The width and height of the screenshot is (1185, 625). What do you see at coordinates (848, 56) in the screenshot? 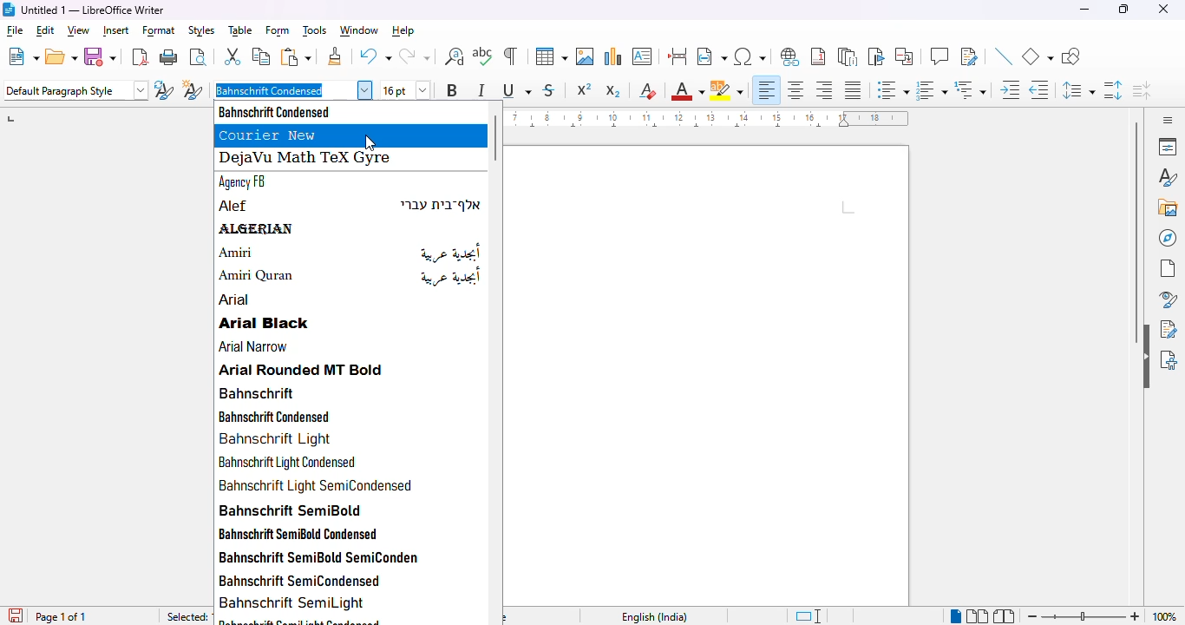
I see `insert endnote` at bounding box center [848, 56].